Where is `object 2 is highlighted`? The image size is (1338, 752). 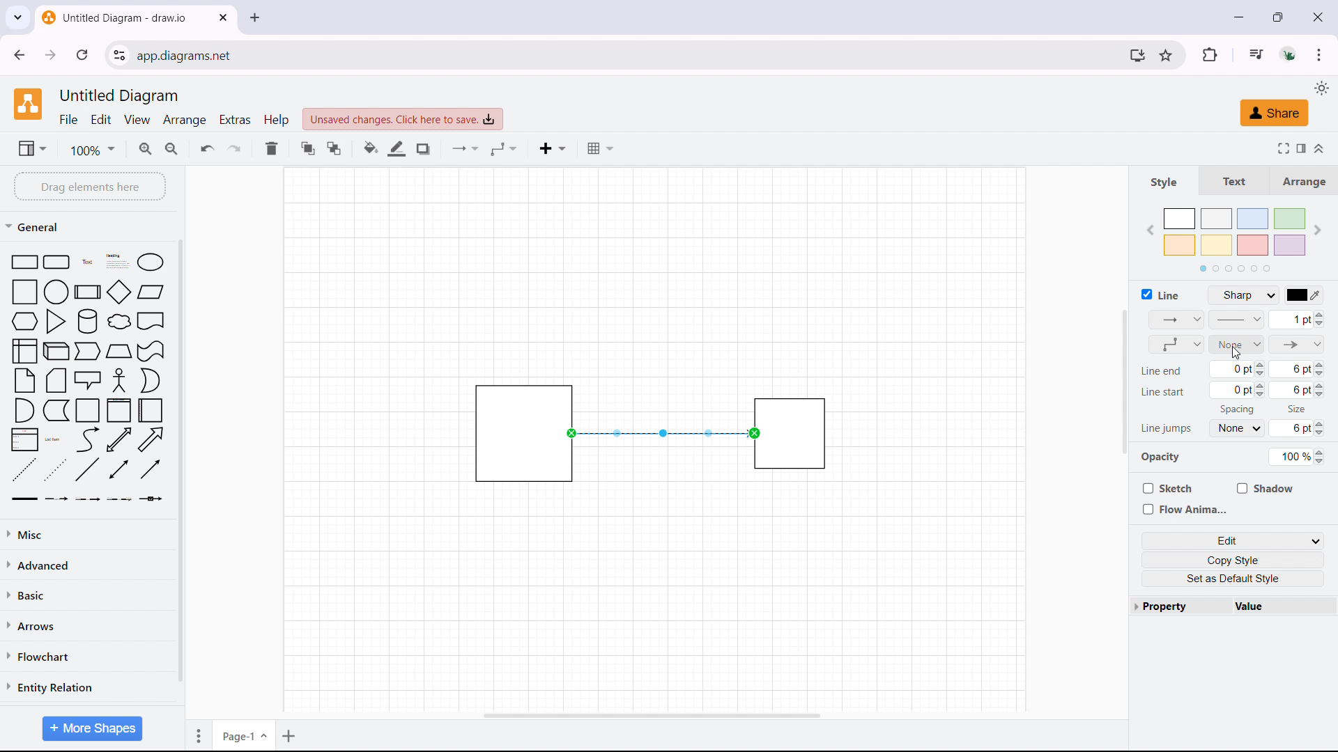
object 2 is highlighted is located at coordinates (793, 434).